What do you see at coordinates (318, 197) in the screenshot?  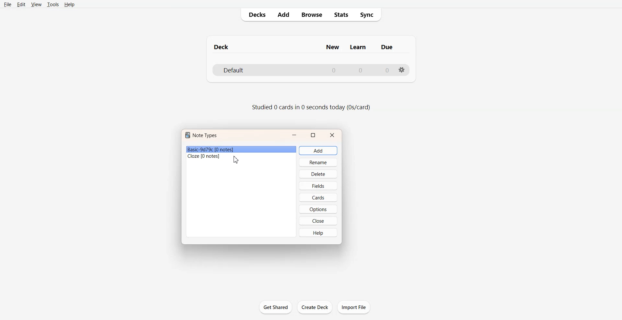 I see `Cards` at bounding box center [318, 197].